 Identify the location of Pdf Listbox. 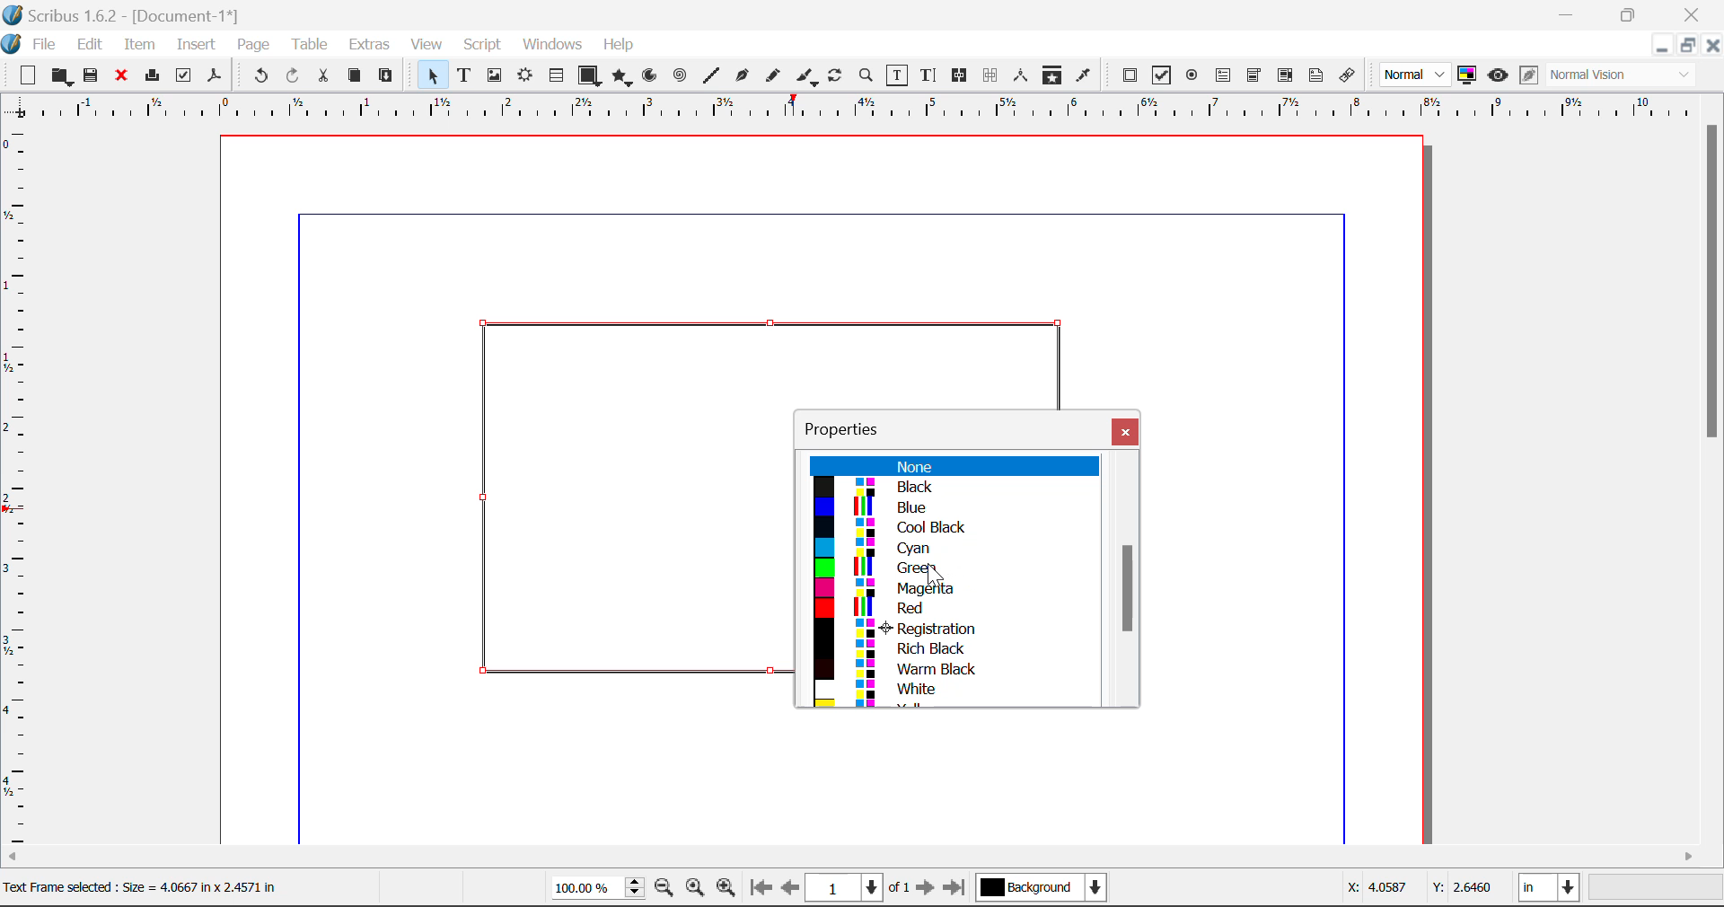
(1283, 75).